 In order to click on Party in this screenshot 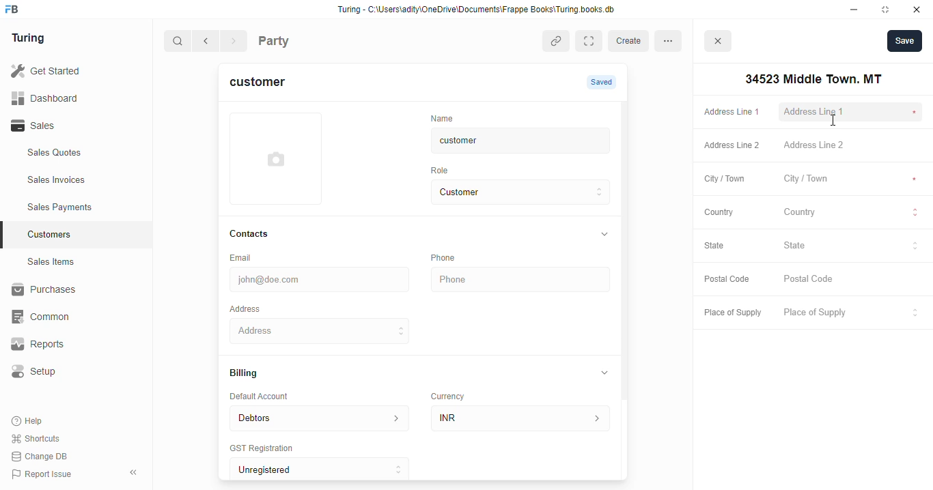, I will do `click(302, 40)`.